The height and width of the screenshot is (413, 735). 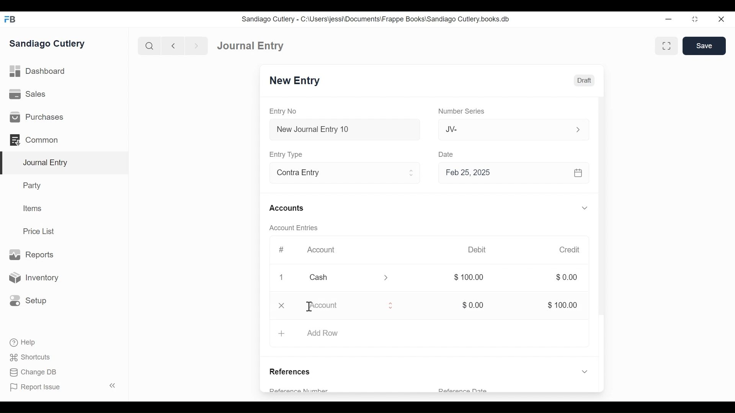 I want to click on Number Series, so click(x=463, y=112).